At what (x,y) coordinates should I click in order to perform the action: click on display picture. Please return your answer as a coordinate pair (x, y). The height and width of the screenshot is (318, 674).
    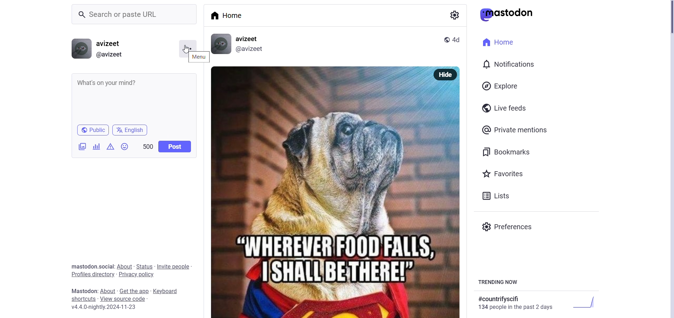
    Looking at the image, I should click on (221, 44).